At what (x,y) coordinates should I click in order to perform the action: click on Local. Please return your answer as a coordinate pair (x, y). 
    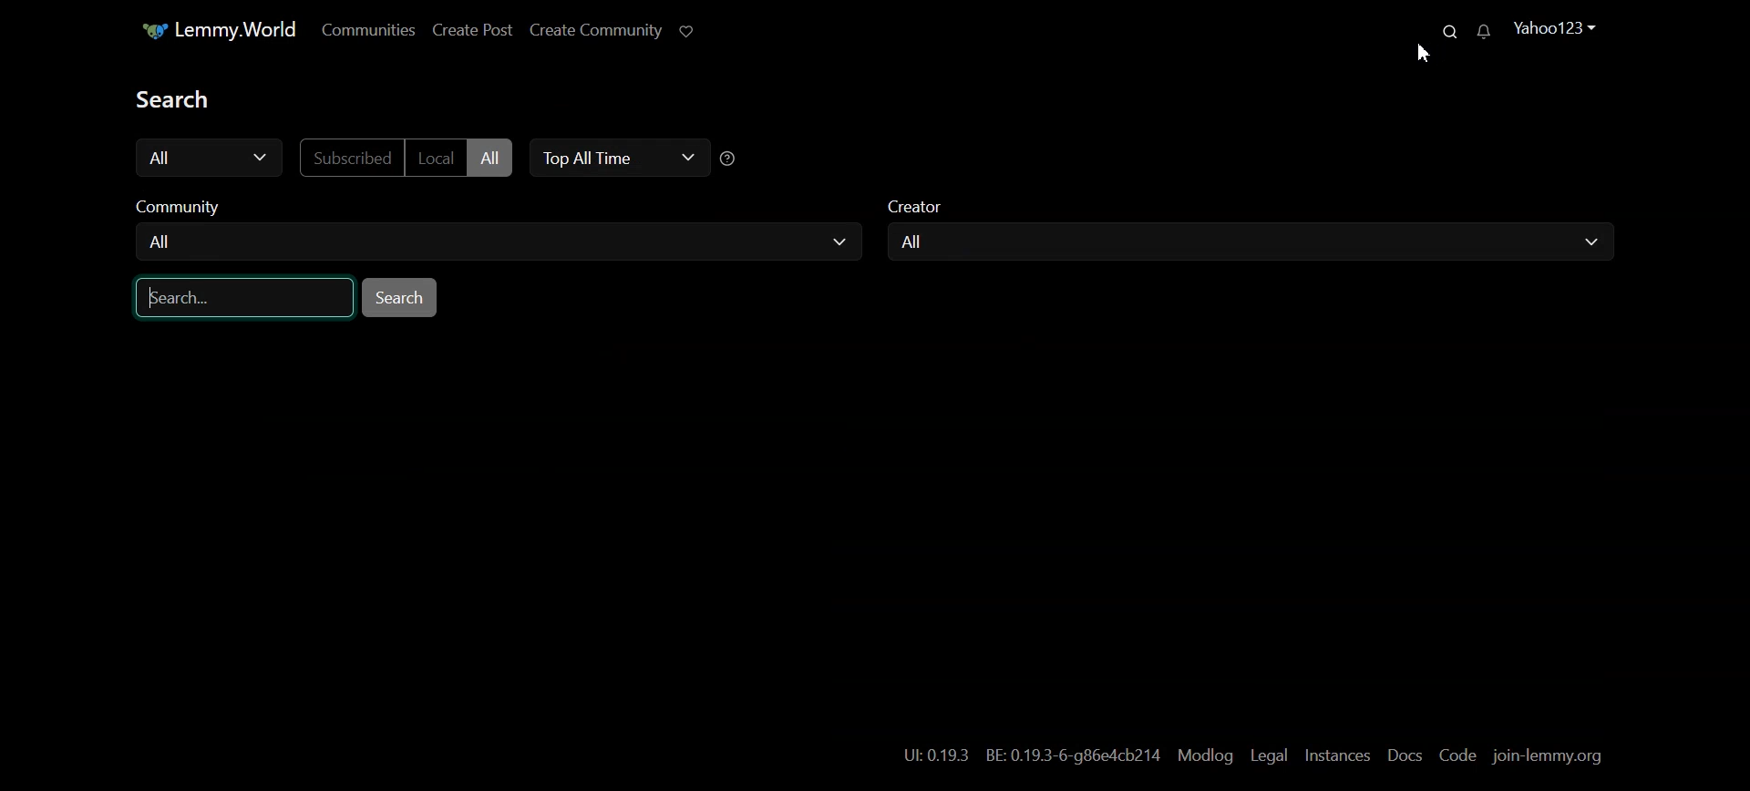
    Looking at the image, I should click on (436, 159).